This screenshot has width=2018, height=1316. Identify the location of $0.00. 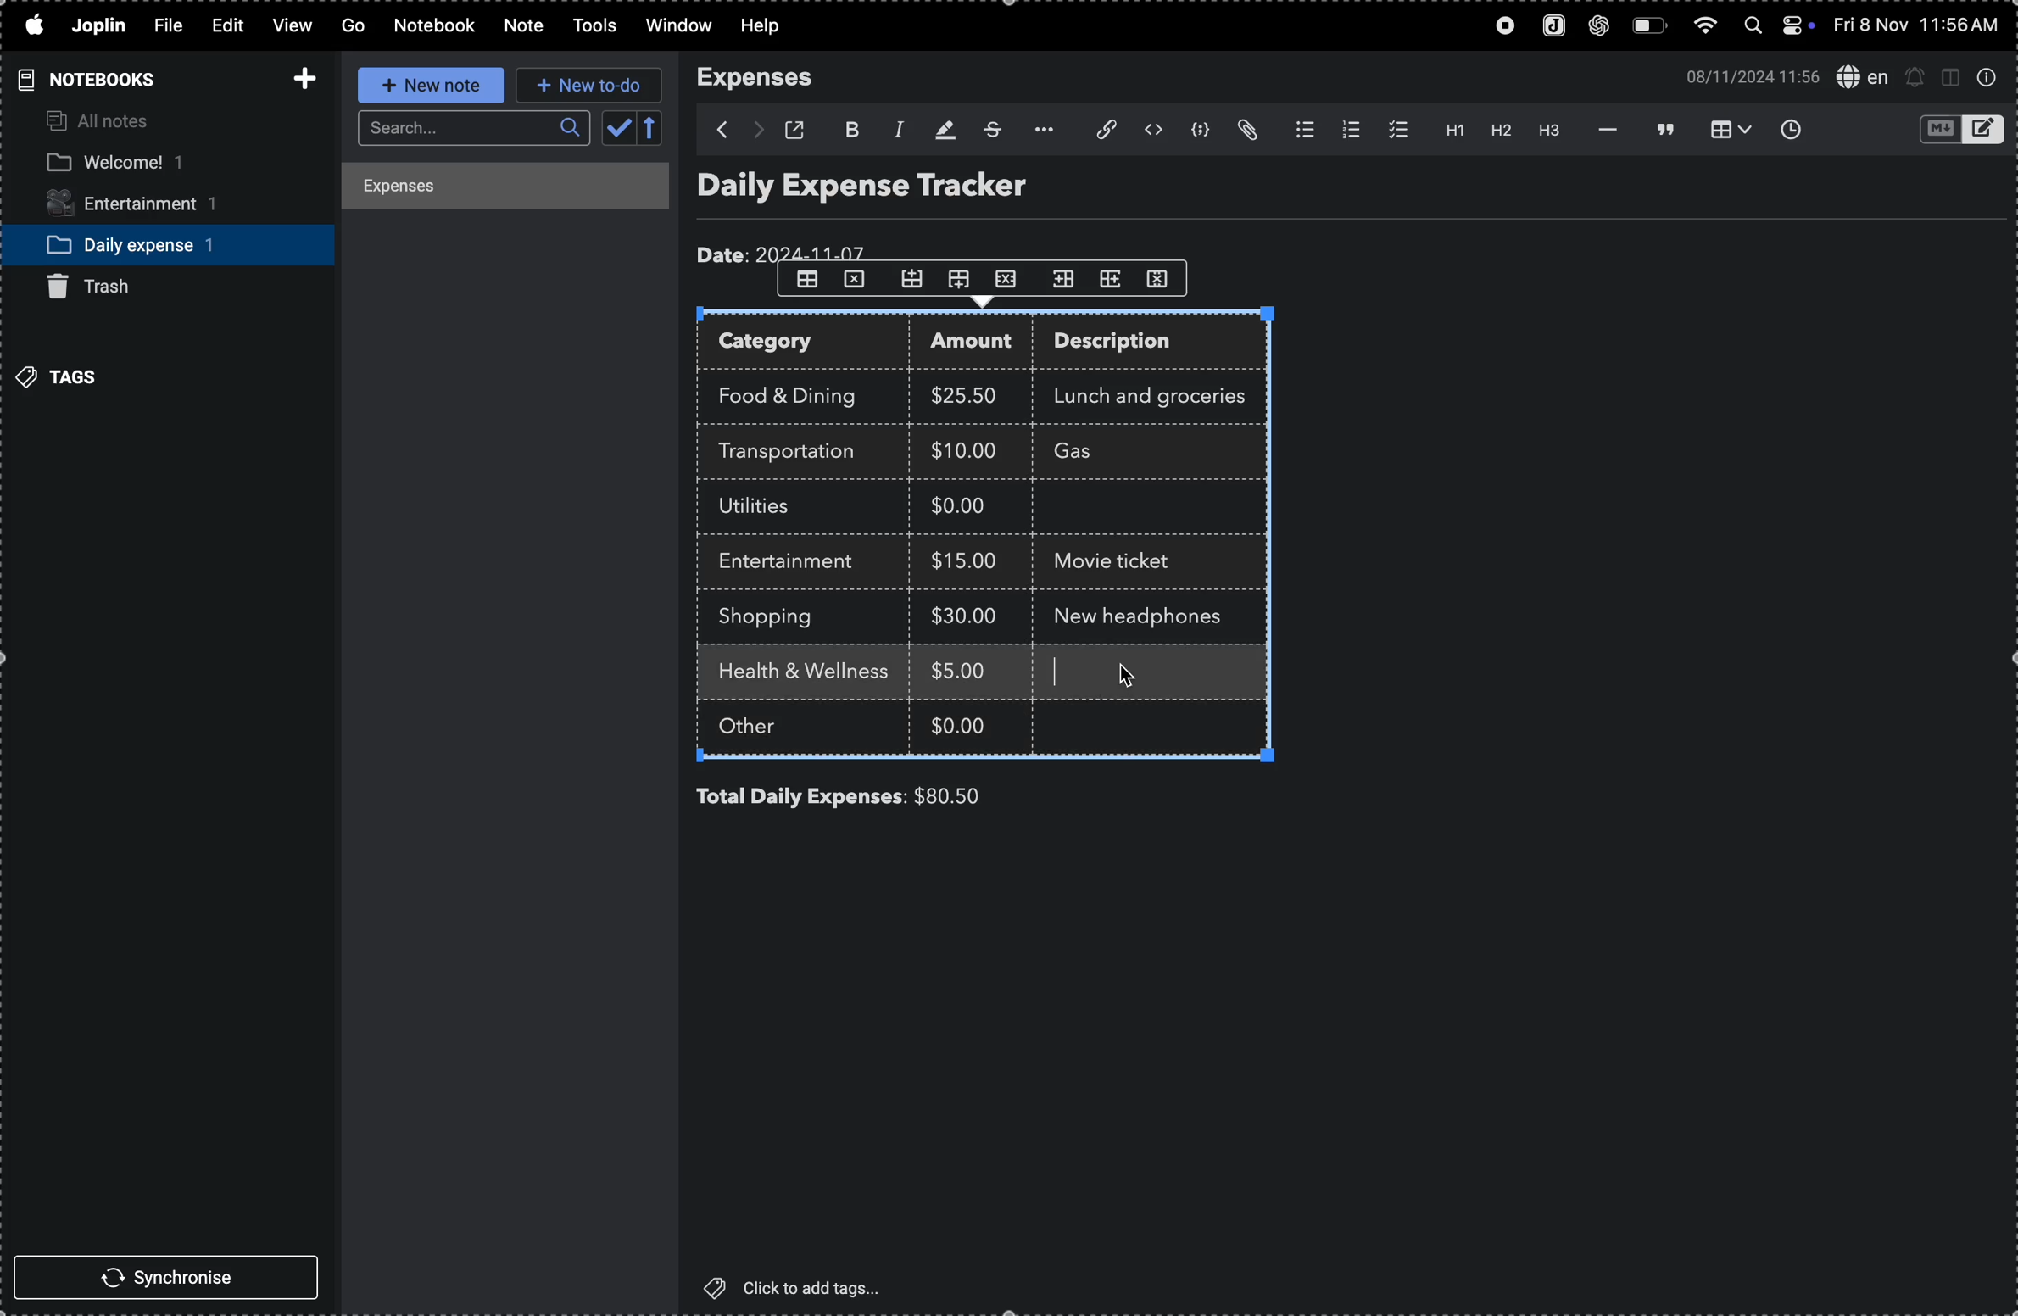
(969, 509).